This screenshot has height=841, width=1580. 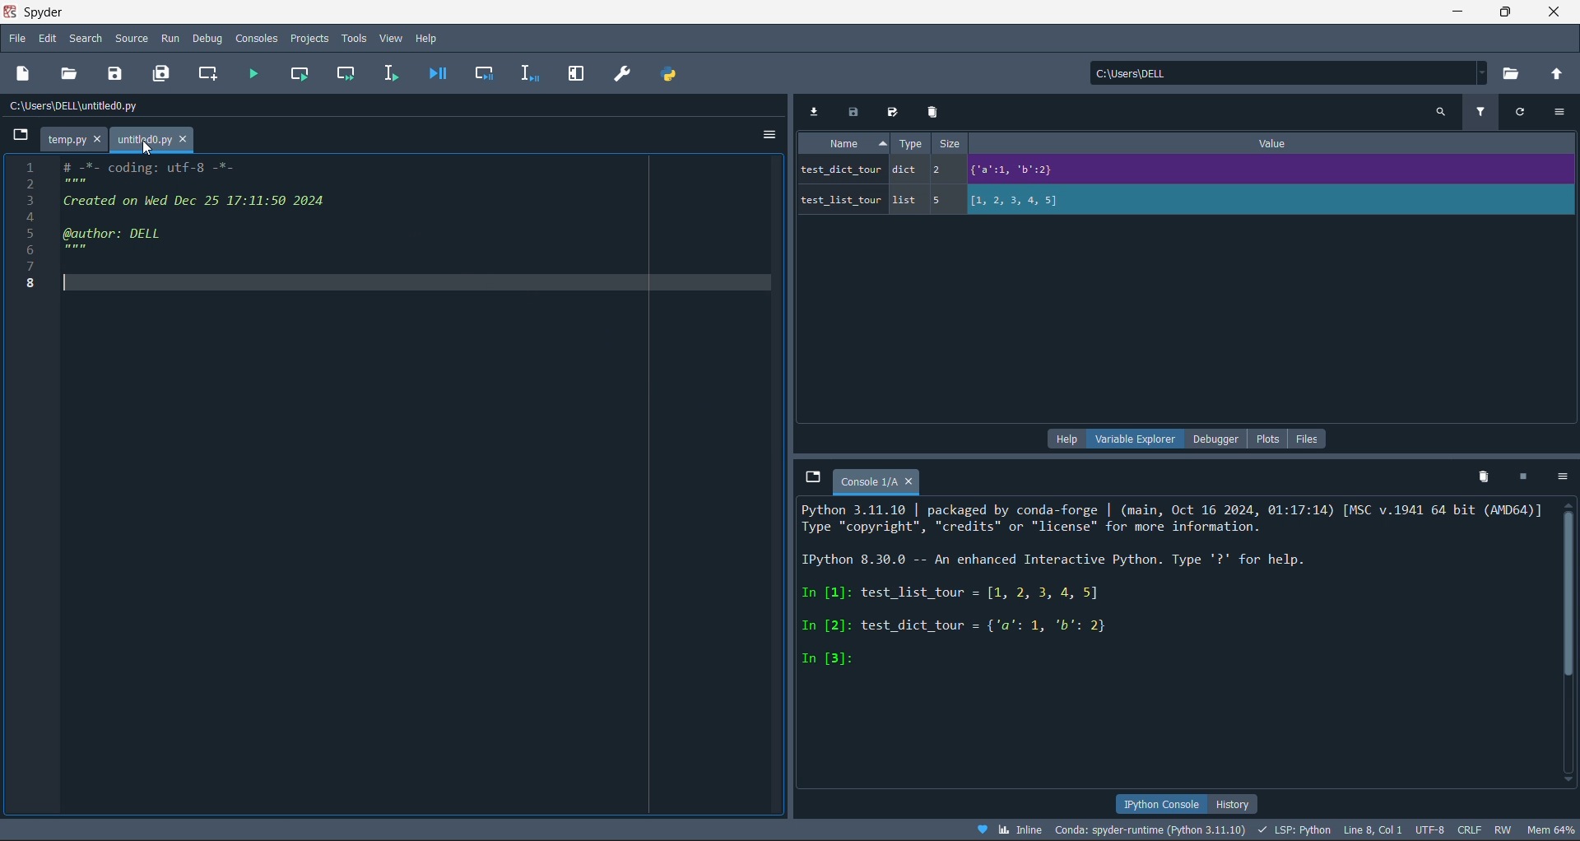 What do you see at coordinates (1515, 72) in the screenshot?
I see `search directory ` at bounding box center [1515, 72].